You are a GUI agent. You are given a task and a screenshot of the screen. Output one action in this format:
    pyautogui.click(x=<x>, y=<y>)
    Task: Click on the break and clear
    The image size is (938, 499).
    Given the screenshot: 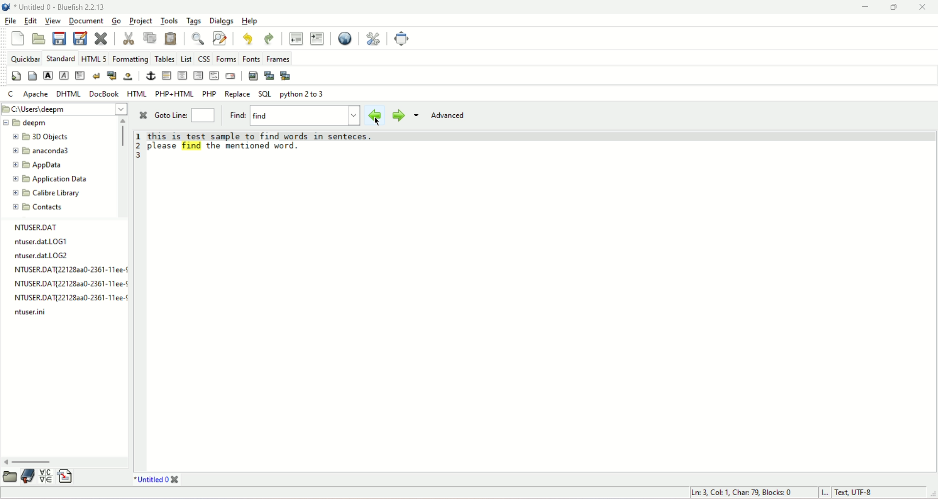 What is the action you would take?
    pyautogui.click(x=112, y=76)
    